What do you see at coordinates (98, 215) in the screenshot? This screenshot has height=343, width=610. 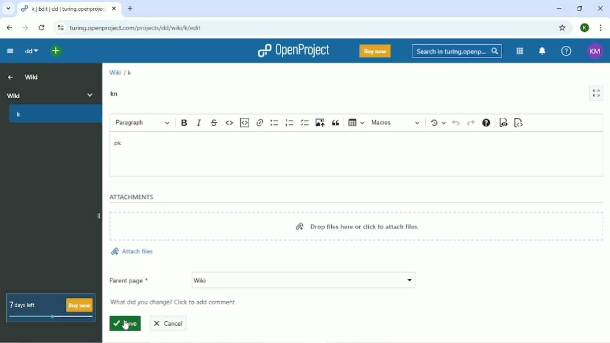 I see `Expand` at bounding box center [98, 215].